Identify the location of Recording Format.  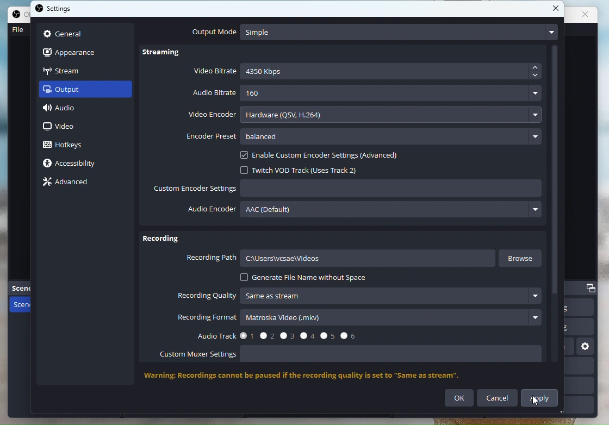
(359, 318).